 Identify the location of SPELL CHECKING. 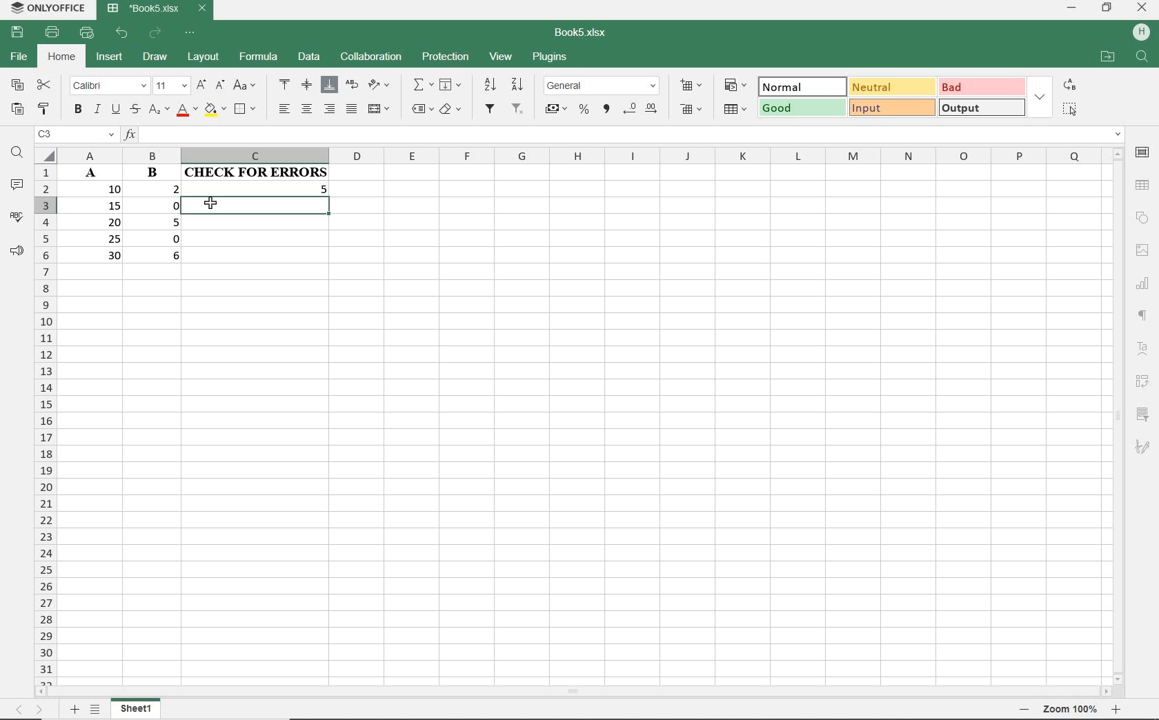
(16, 215).